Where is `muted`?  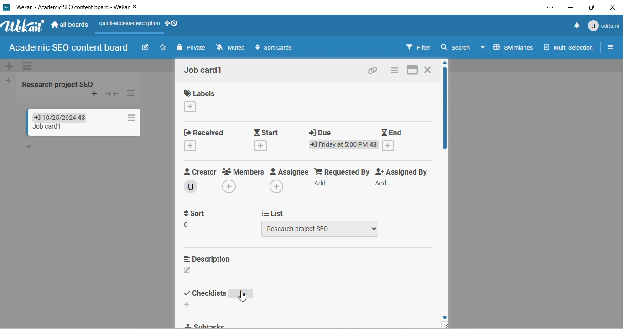
muted is located at coordinates (230, 47).